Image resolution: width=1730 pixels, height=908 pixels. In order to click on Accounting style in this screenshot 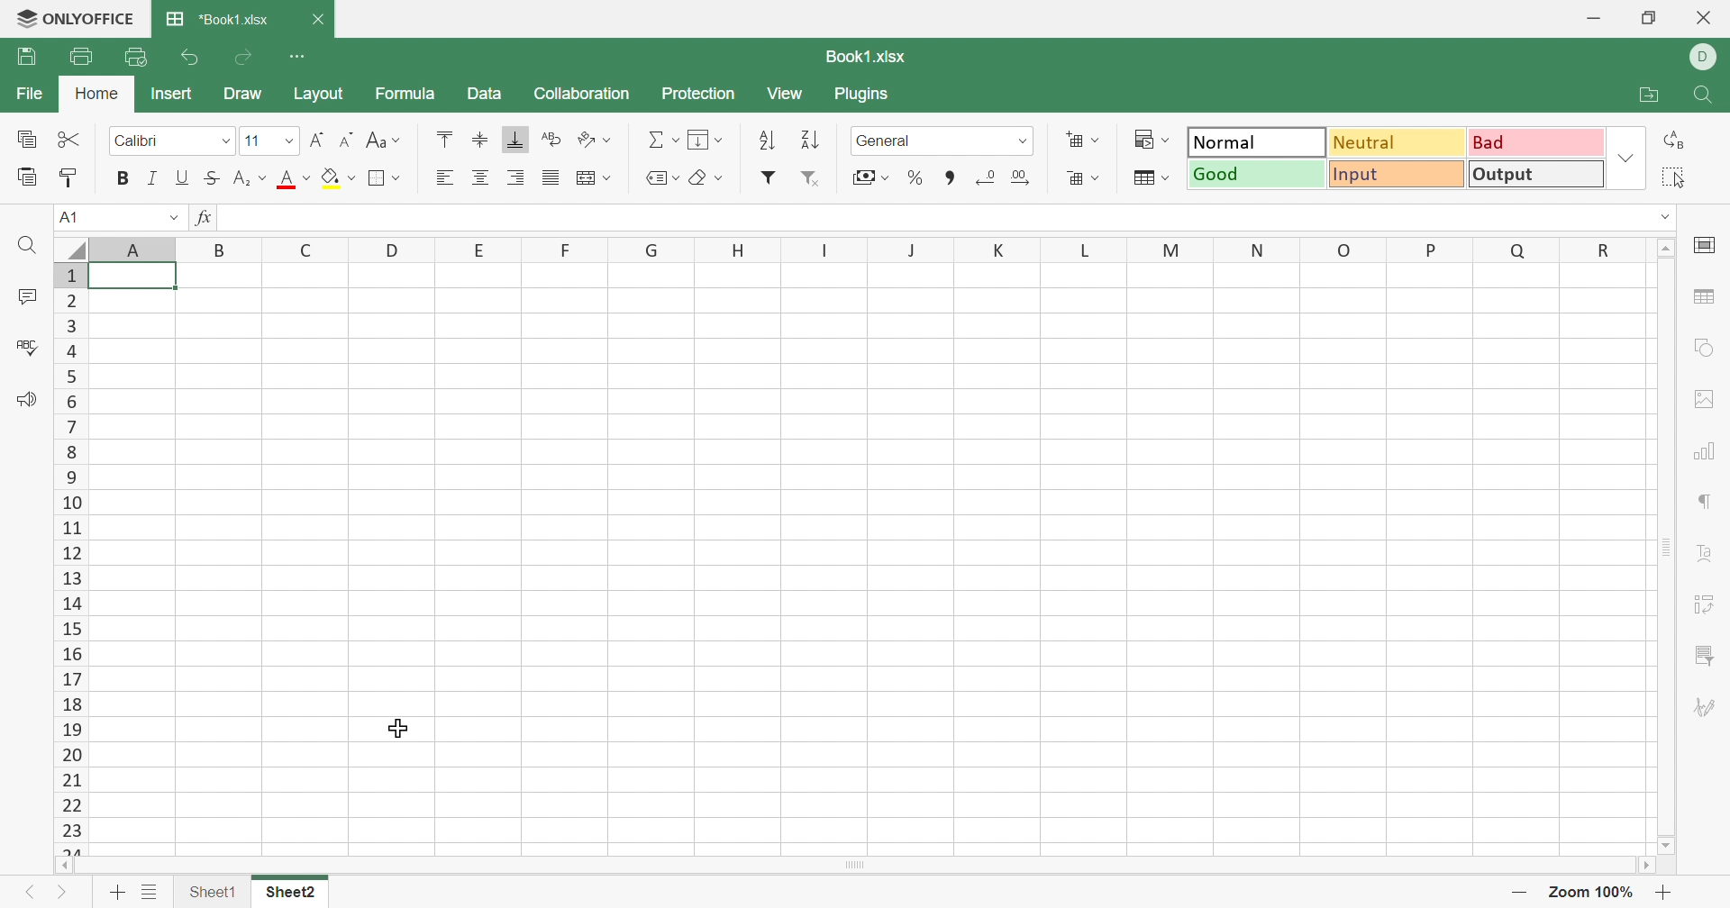, I will do `click(870, 177)`.